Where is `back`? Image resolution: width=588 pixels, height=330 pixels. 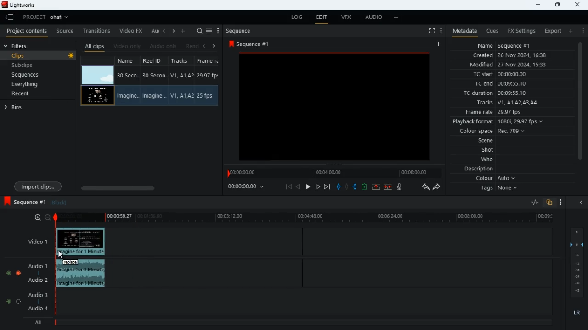
back is located at coordinates (299, 187).